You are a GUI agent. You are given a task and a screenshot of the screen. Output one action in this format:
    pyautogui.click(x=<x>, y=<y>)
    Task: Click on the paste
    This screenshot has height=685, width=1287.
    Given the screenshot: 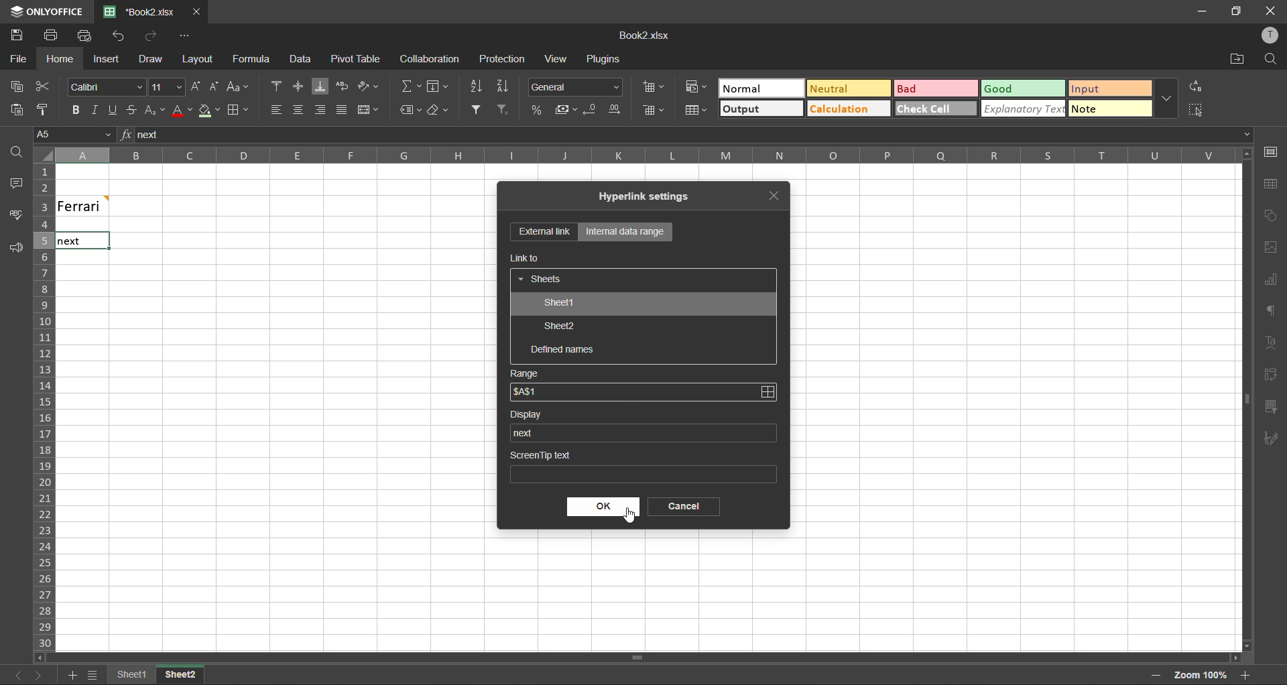 What is the action you would take?
    pyautogui.click(x=13, y=109)
    